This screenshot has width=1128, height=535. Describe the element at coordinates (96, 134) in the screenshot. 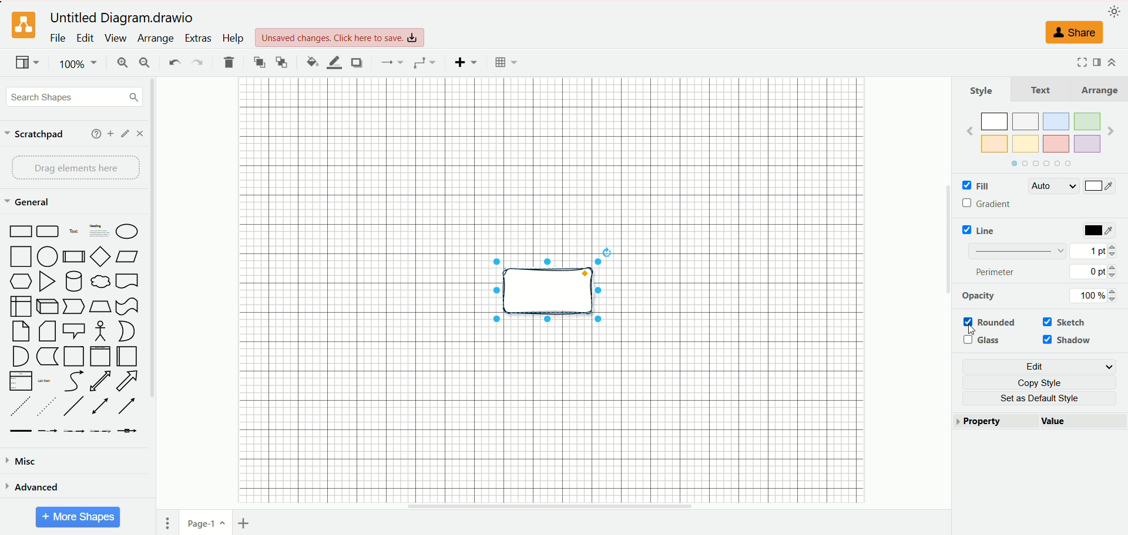

I see `help` at that location.